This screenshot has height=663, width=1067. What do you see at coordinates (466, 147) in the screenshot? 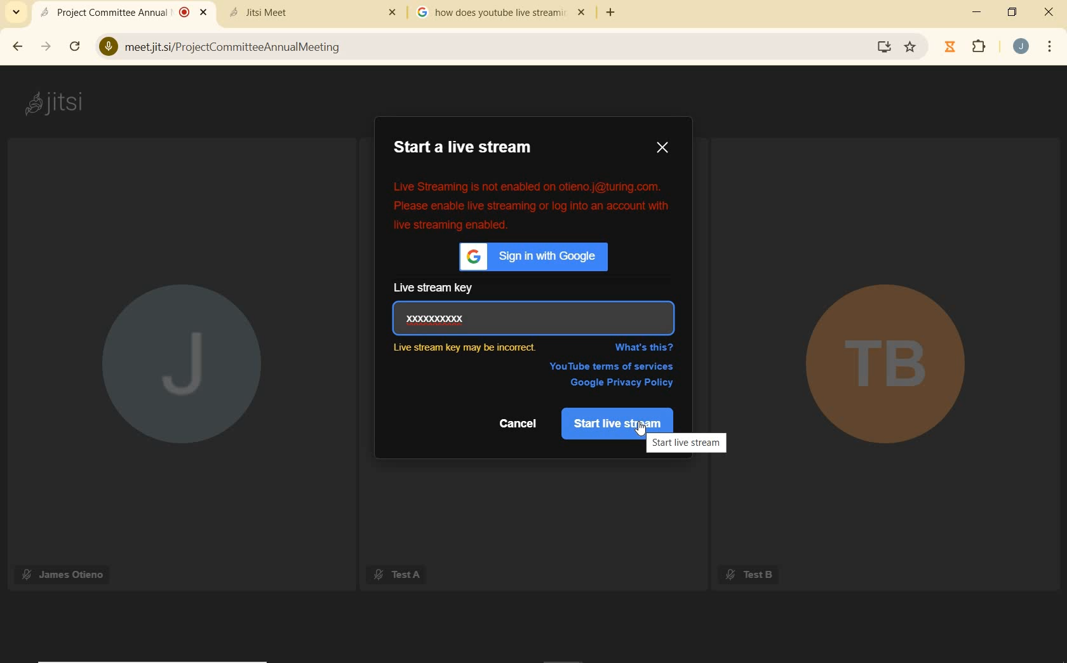
I see `START A LIVE STREAM` at bounding box center [466, 147].